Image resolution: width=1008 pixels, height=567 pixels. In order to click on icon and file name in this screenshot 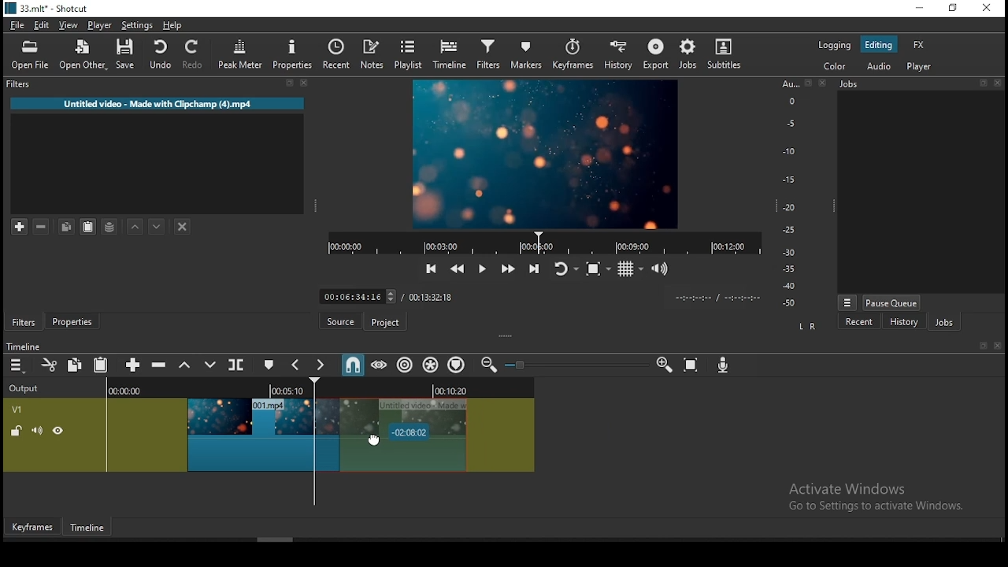, I will do `click(49, 10)`.